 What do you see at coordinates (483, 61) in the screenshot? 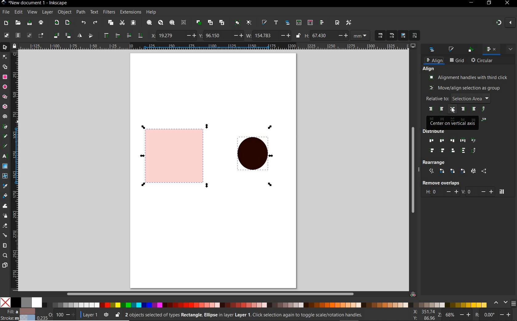
I see `circular` at bounding box center [483, 61].